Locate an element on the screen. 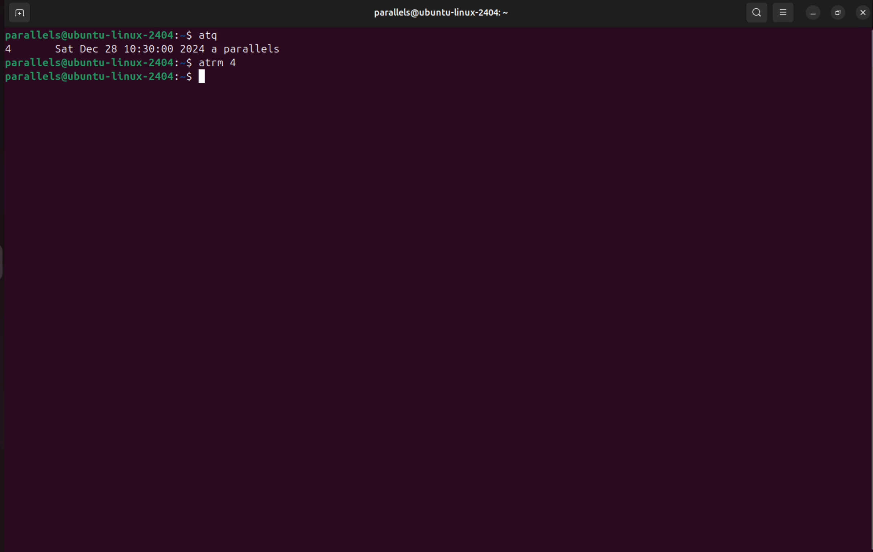 This screenshot has width=873, height=552. view option is located at coordinates (785, 13).